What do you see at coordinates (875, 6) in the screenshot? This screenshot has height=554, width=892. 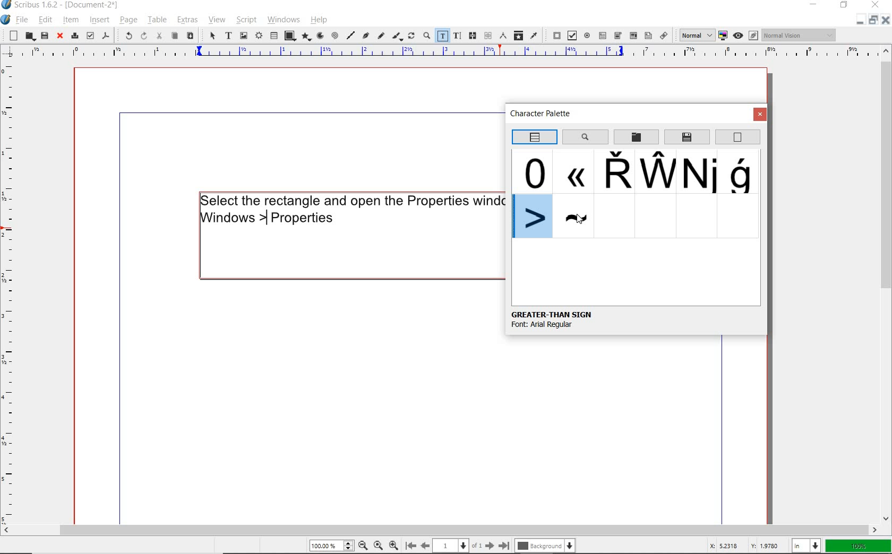 I see `close` at bounding box center [875, 6].